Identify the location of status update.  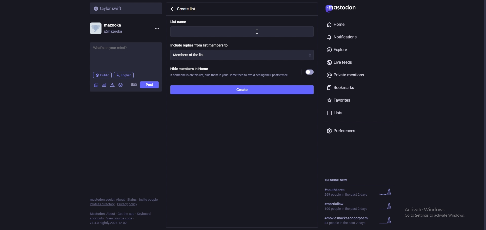
(115, 48).